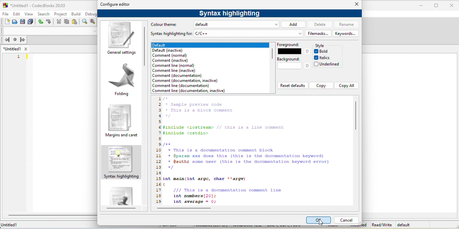  Describe the element at coordinates (44, 14) in the screenshot. I see `search` at that location.